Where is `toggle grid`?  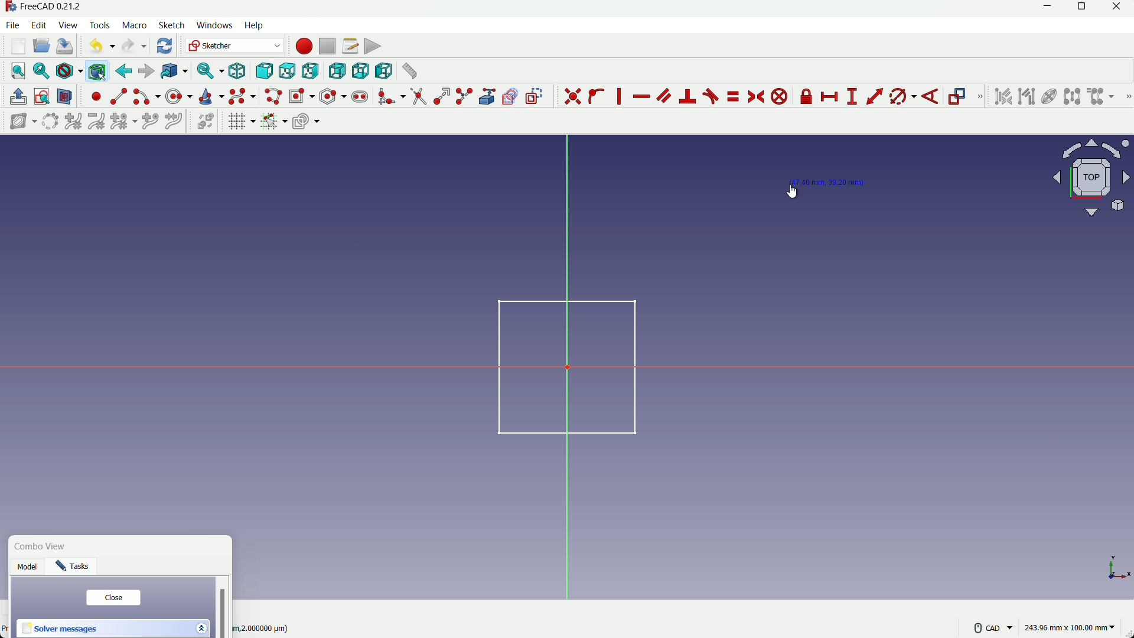 toggle grid is located at coordinates (241, 121).